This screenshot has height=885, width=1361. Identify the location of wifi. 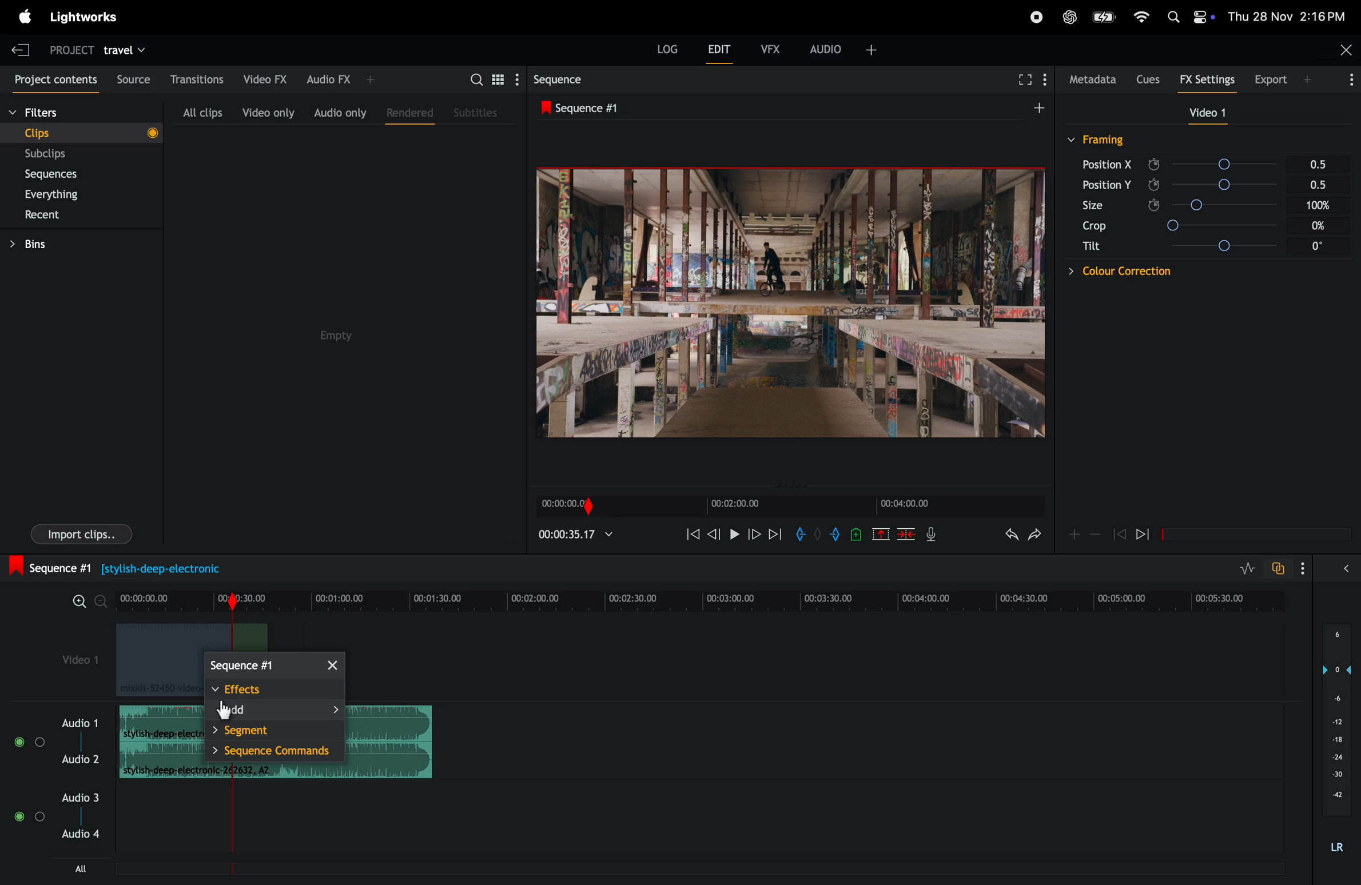
(1139, 17).